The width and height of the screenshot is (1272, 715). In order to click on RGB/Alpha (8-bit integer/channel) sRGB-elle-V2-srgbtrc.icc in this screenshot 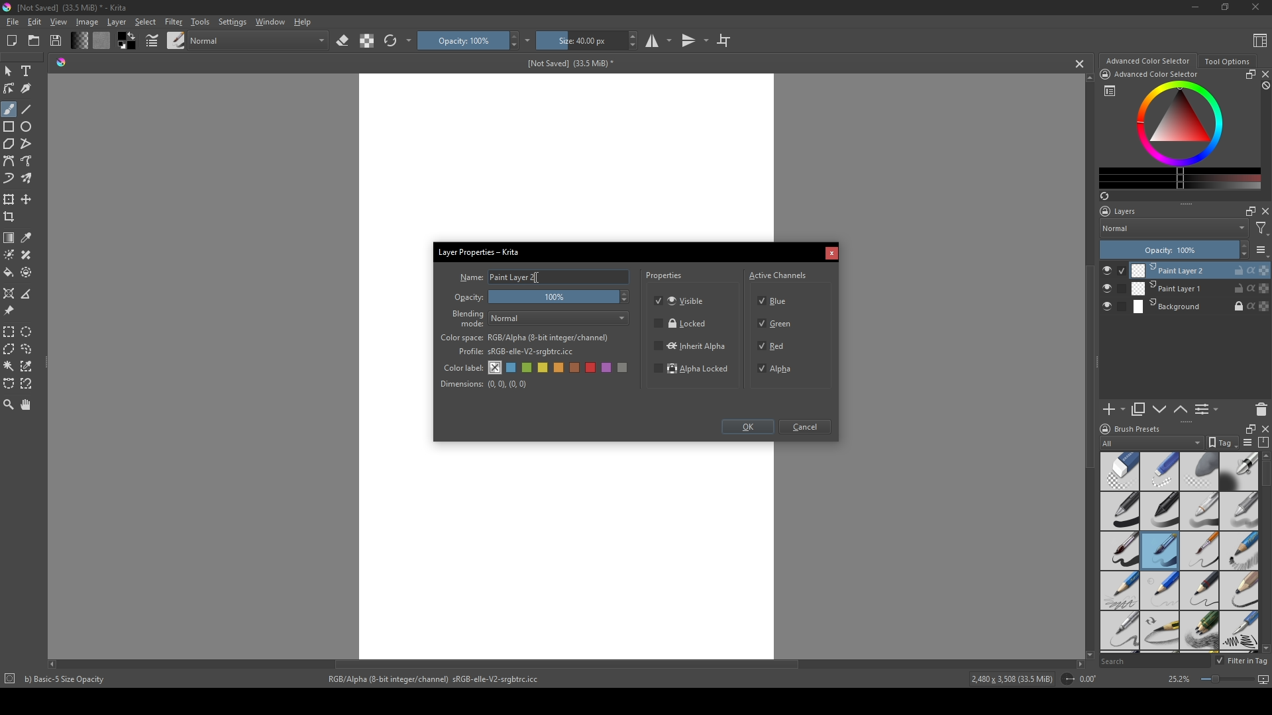, I will do `click(439, 679)`.